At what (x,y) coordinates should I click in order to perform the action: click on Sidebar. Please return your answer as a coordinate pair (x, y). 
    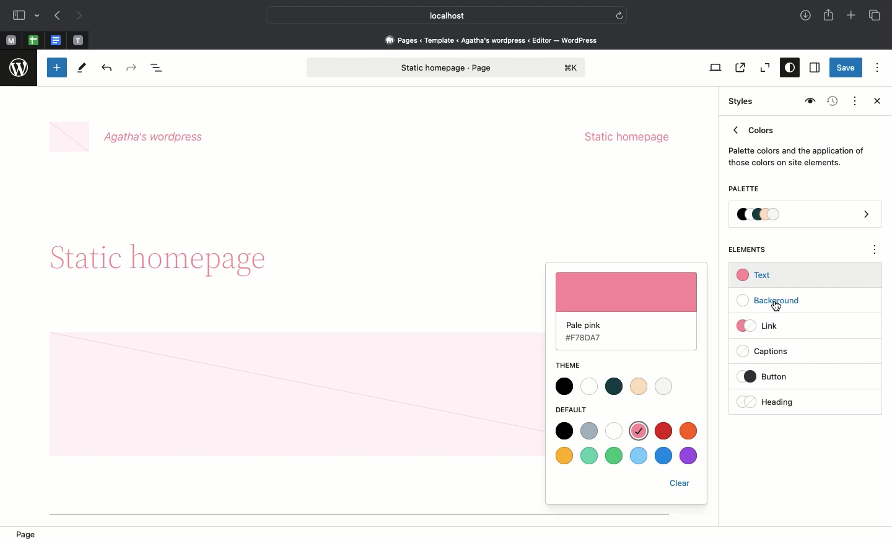
    Looking at the image, I should click on (19, 15).